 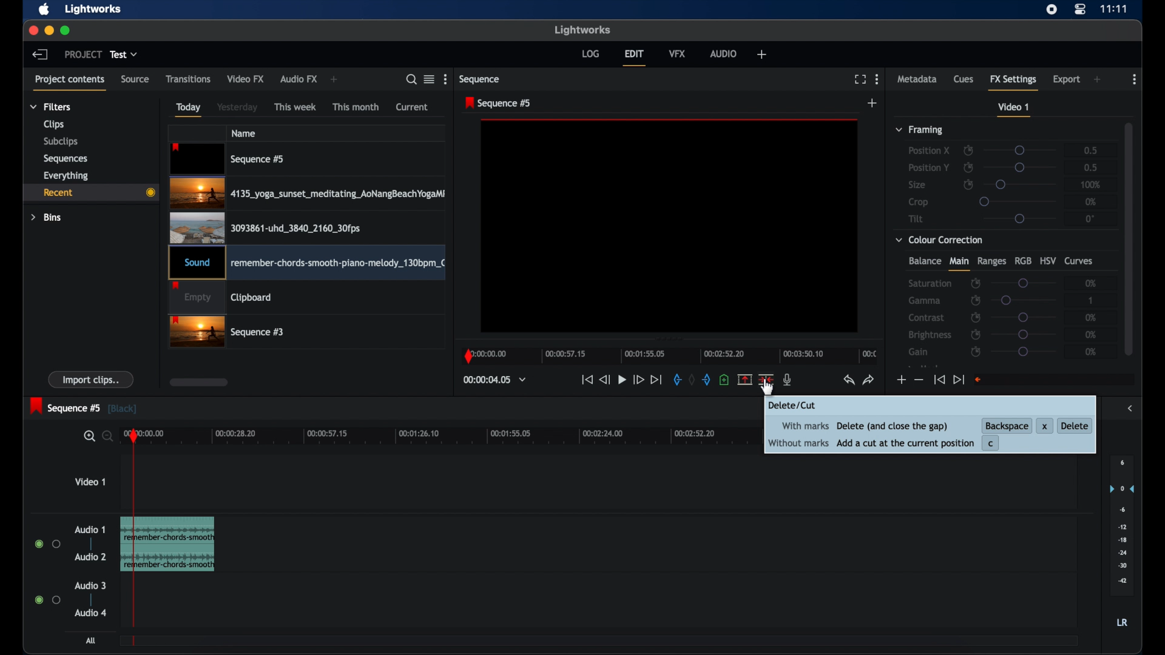 What do you see at coordinates (977, 353) in the screenshot?
I see `enable/disable keyframes` at bounding box center [977, 353].